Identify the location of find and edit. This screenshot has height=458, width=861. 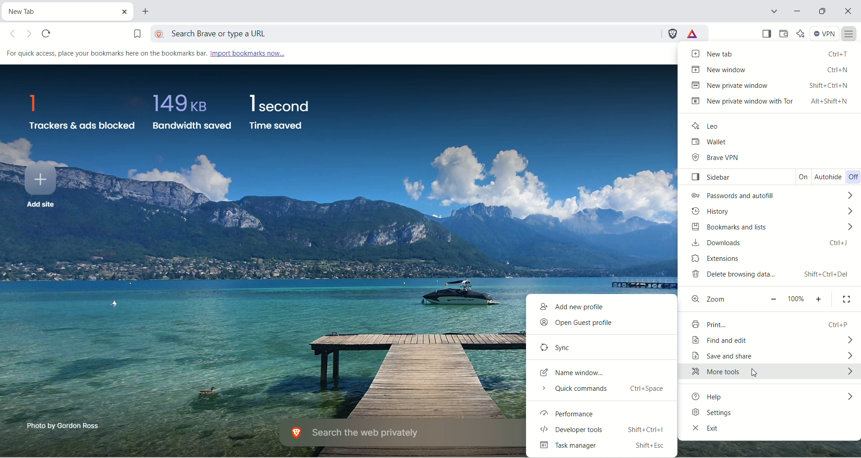
(771, 339).